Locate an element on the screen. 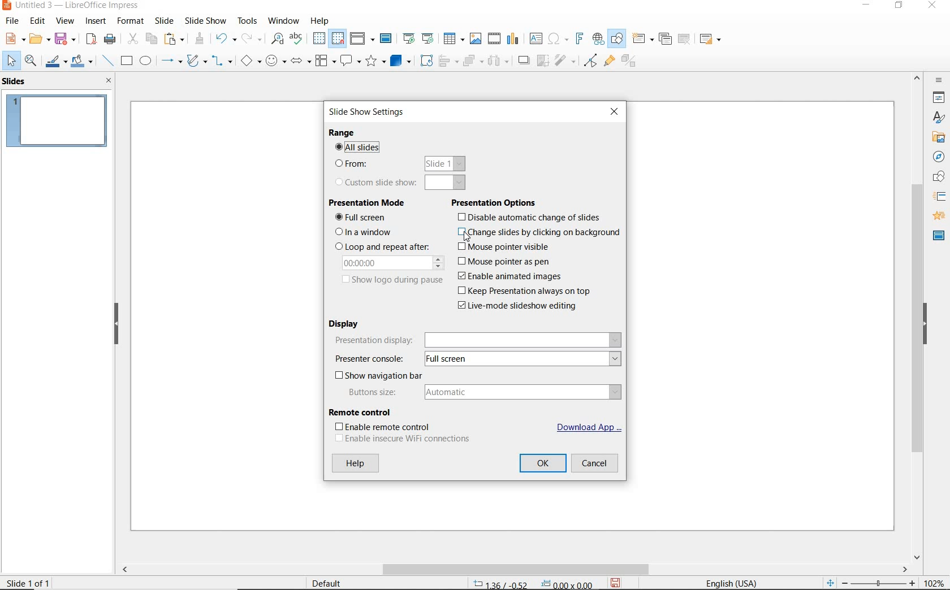 The width and height of the screenshot is (950, 590). ZOOM FACTOR is located at coordinates (935, 582).